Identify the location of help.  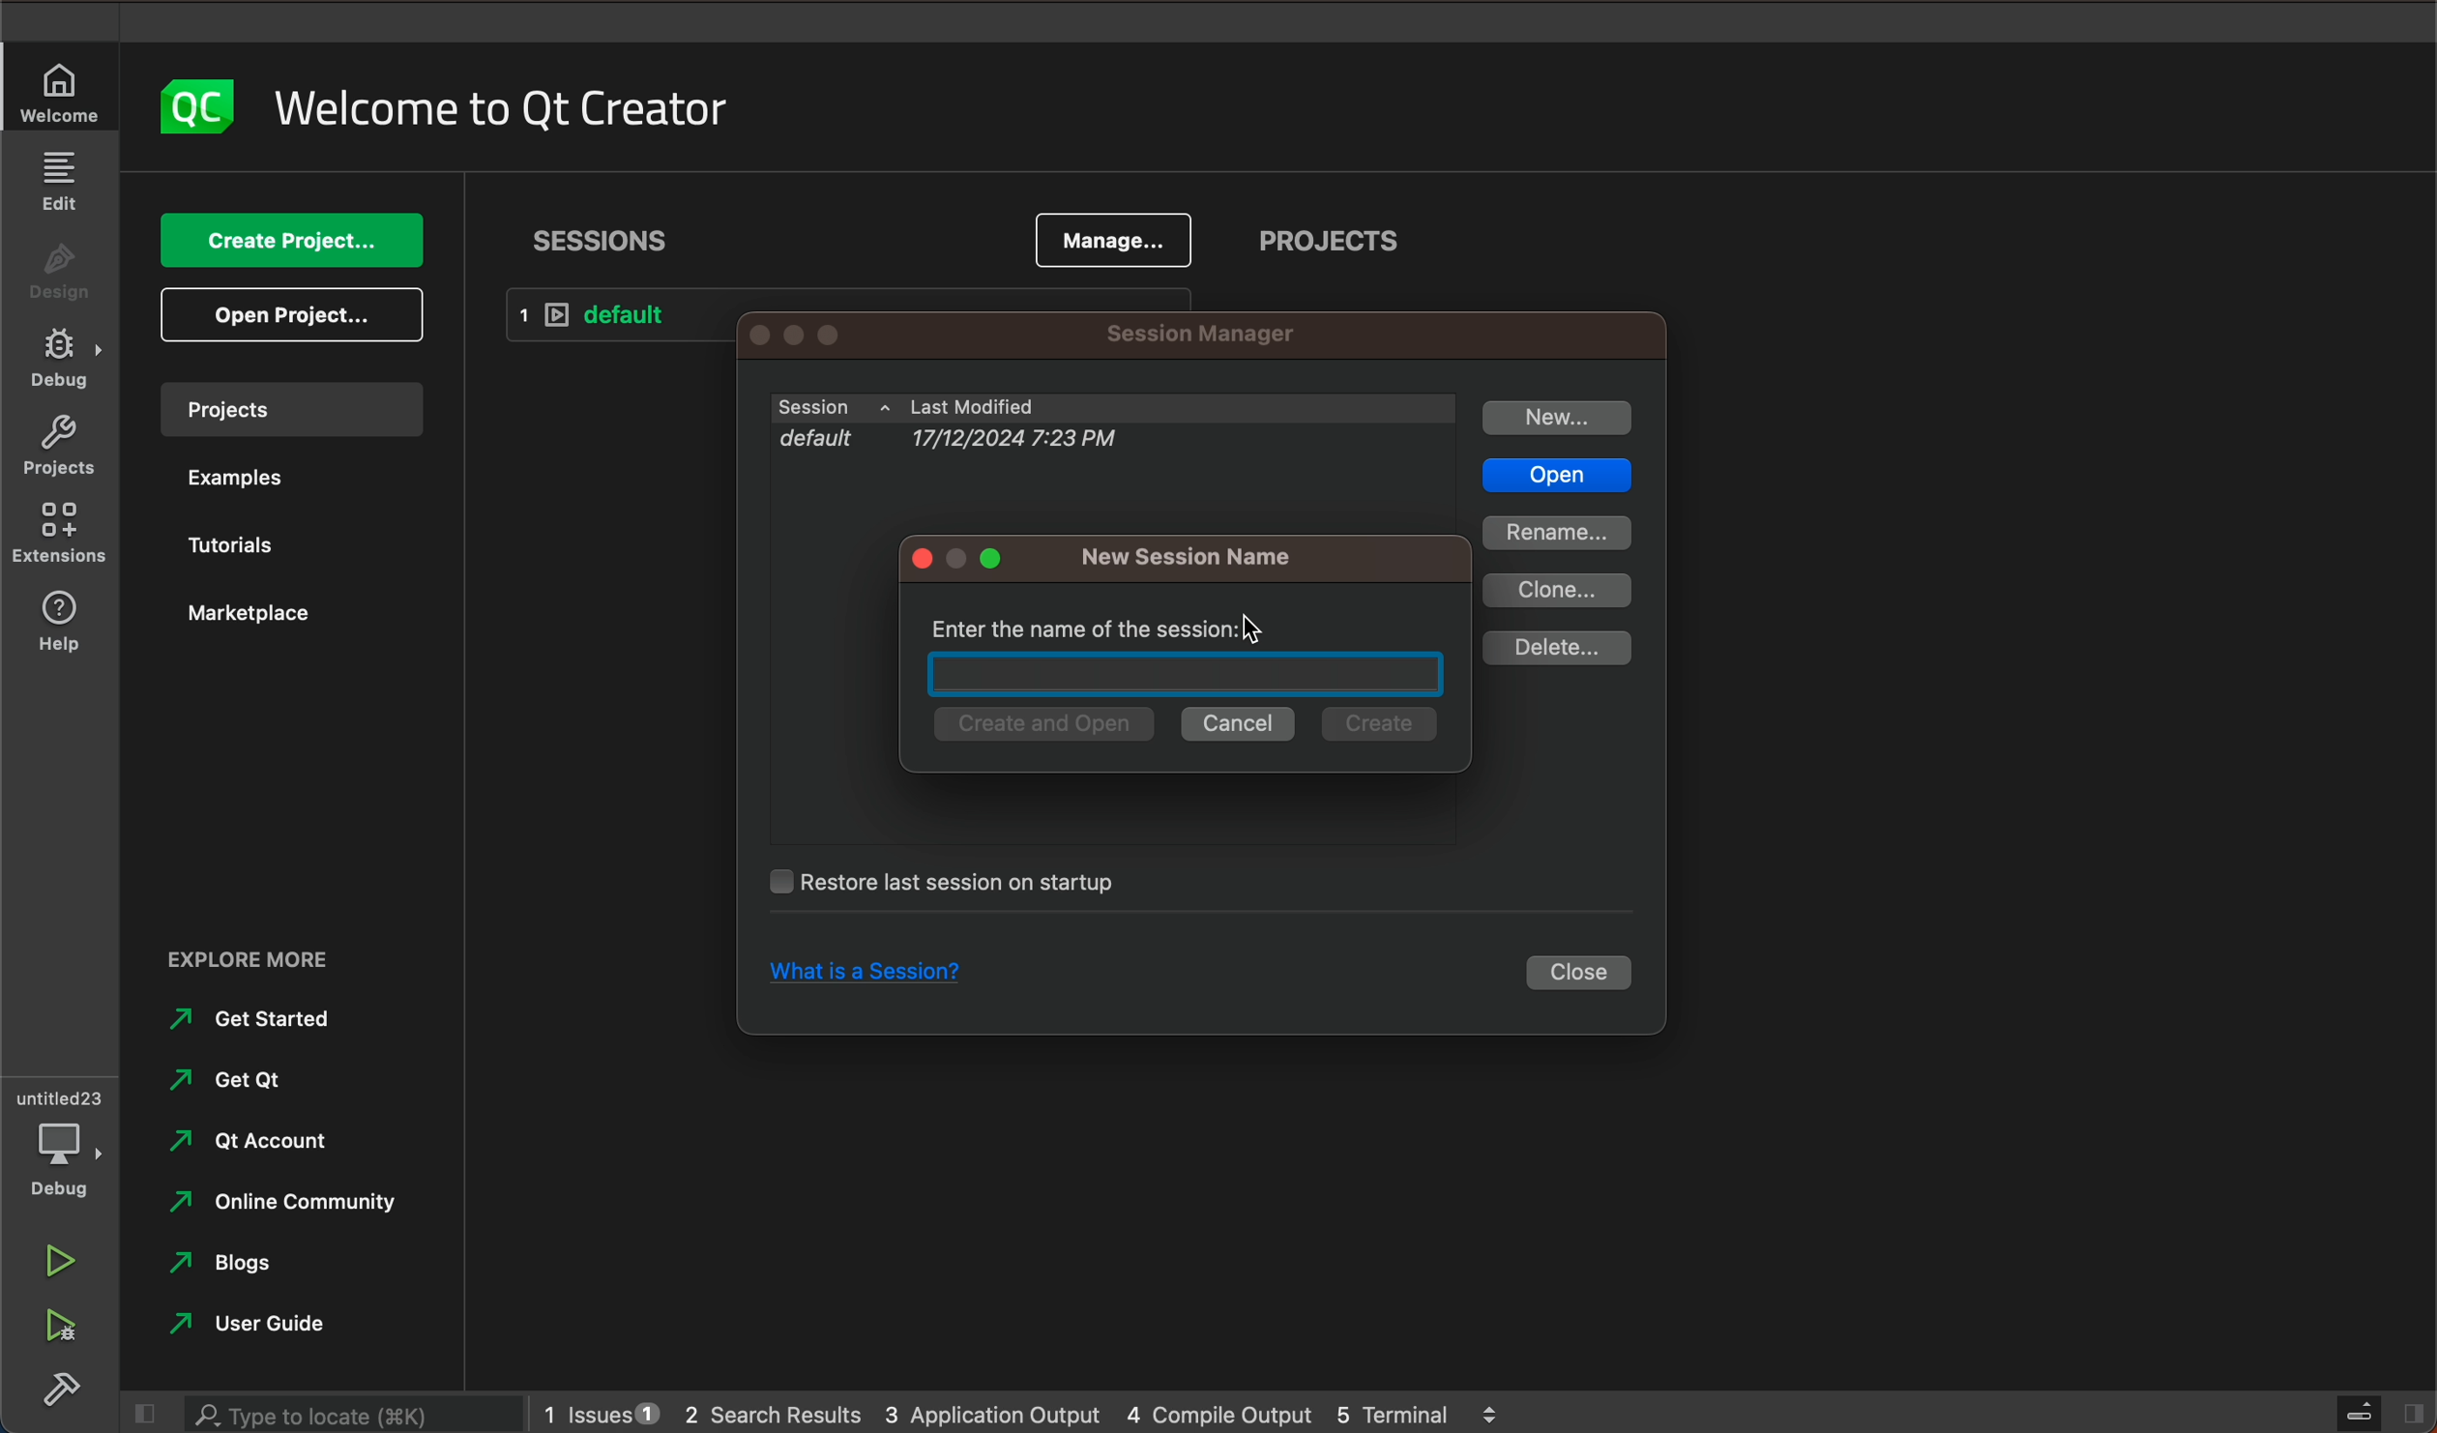
(65, 624).